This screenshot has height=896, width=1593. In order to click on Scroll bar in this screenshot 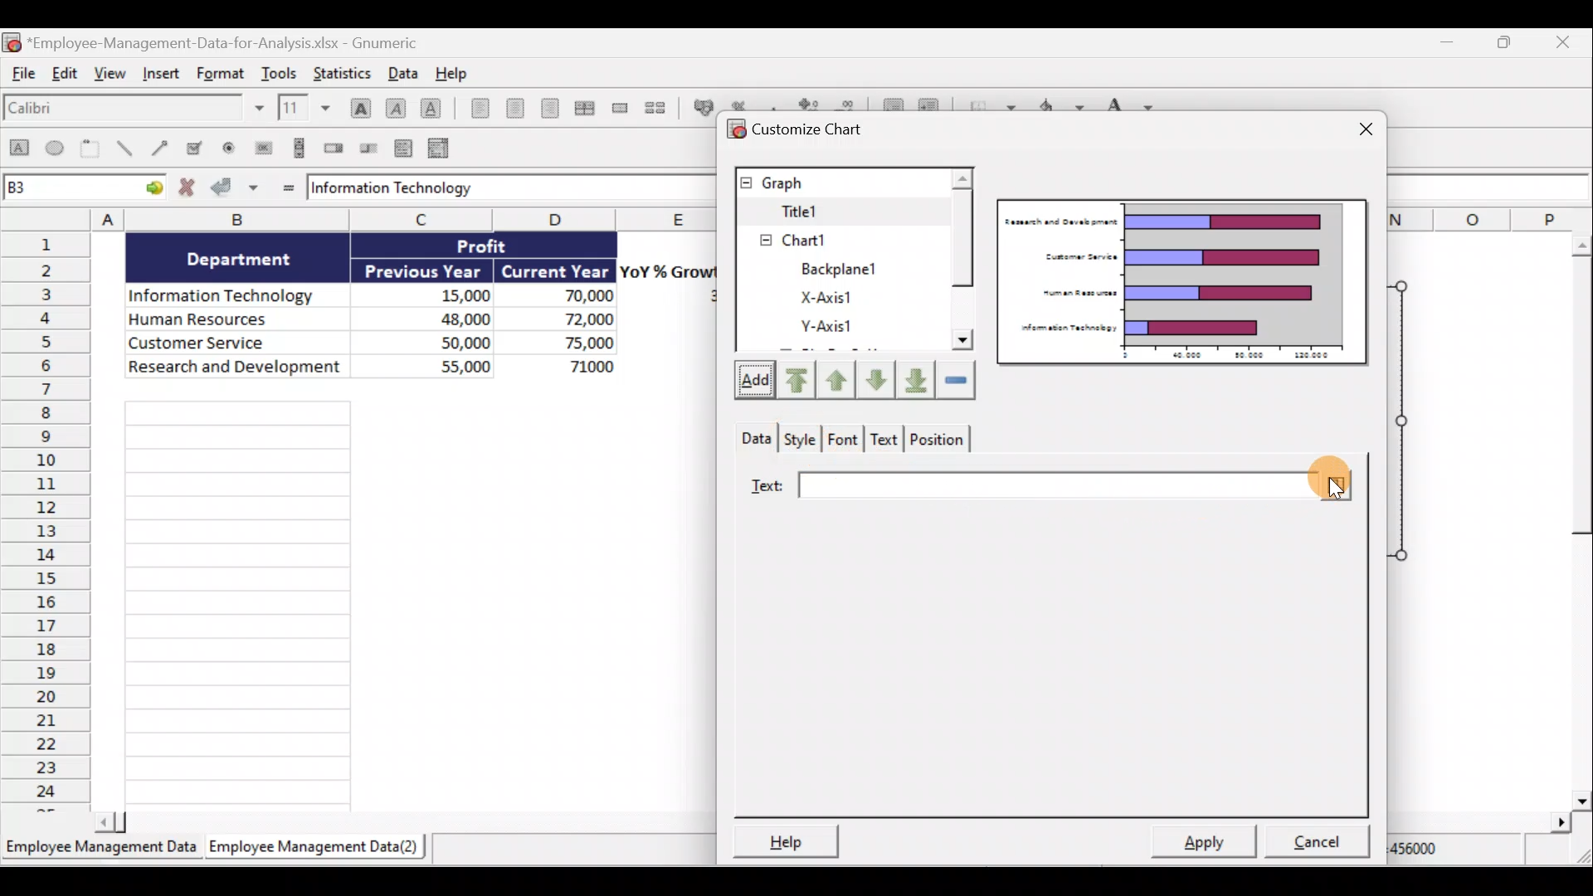, I will do `click(1574, 518)`.